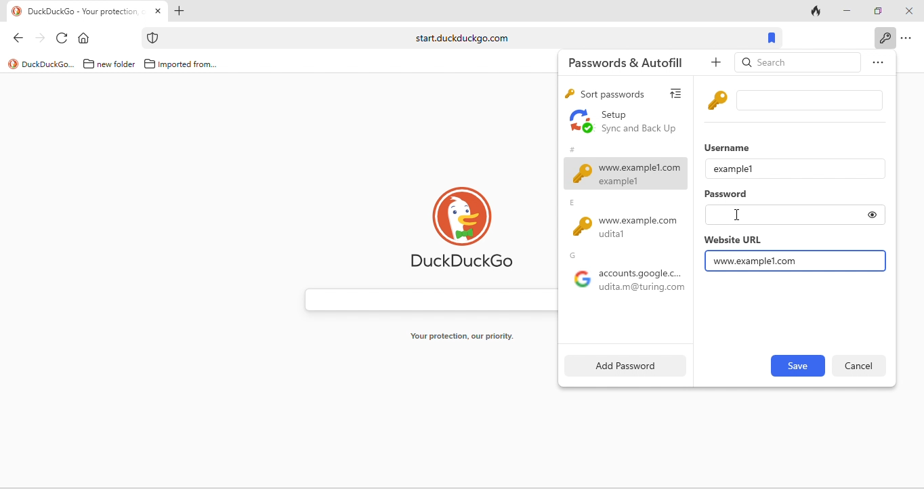 The height and width of the screenshot is (489, 924). I want to click on minimize, so click(845, 9).